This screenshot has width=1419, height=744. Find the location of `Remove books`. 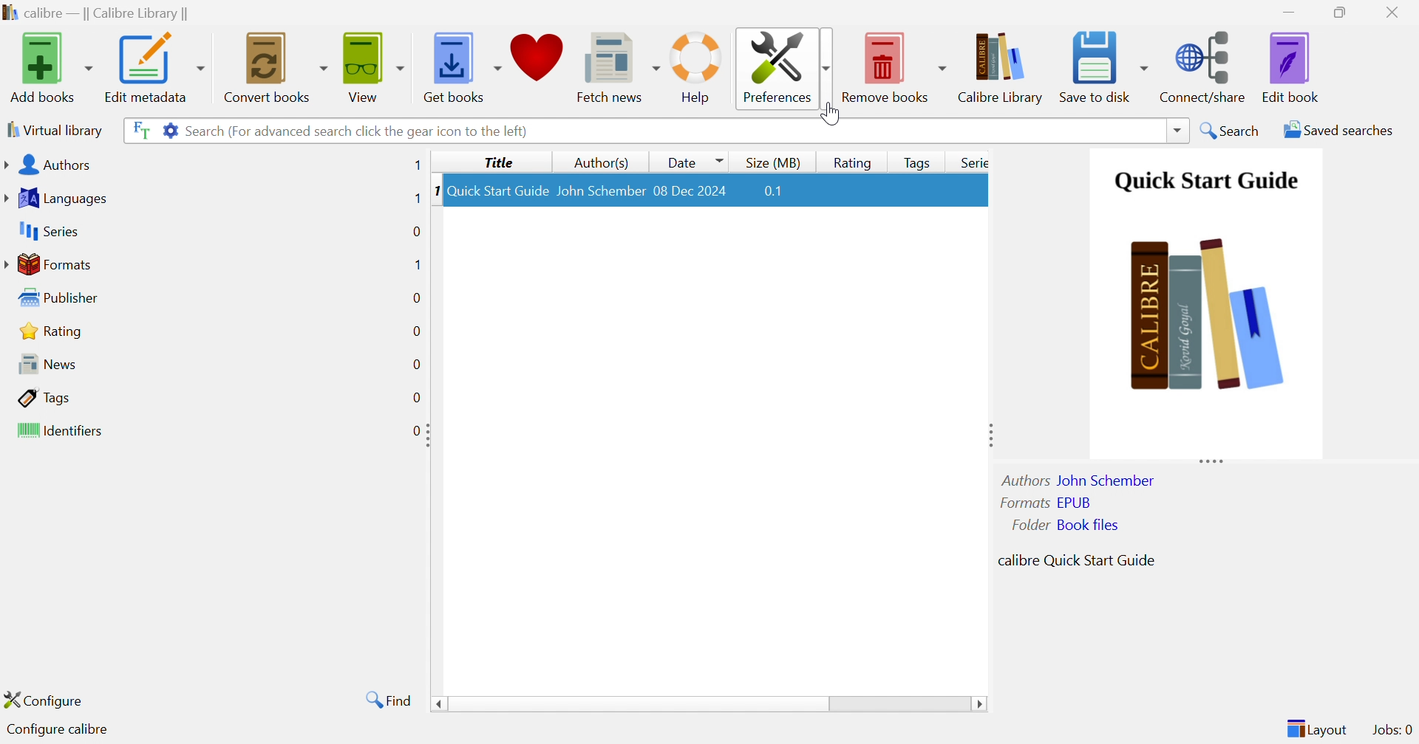

Remove books is located at coordinates (895, 64).